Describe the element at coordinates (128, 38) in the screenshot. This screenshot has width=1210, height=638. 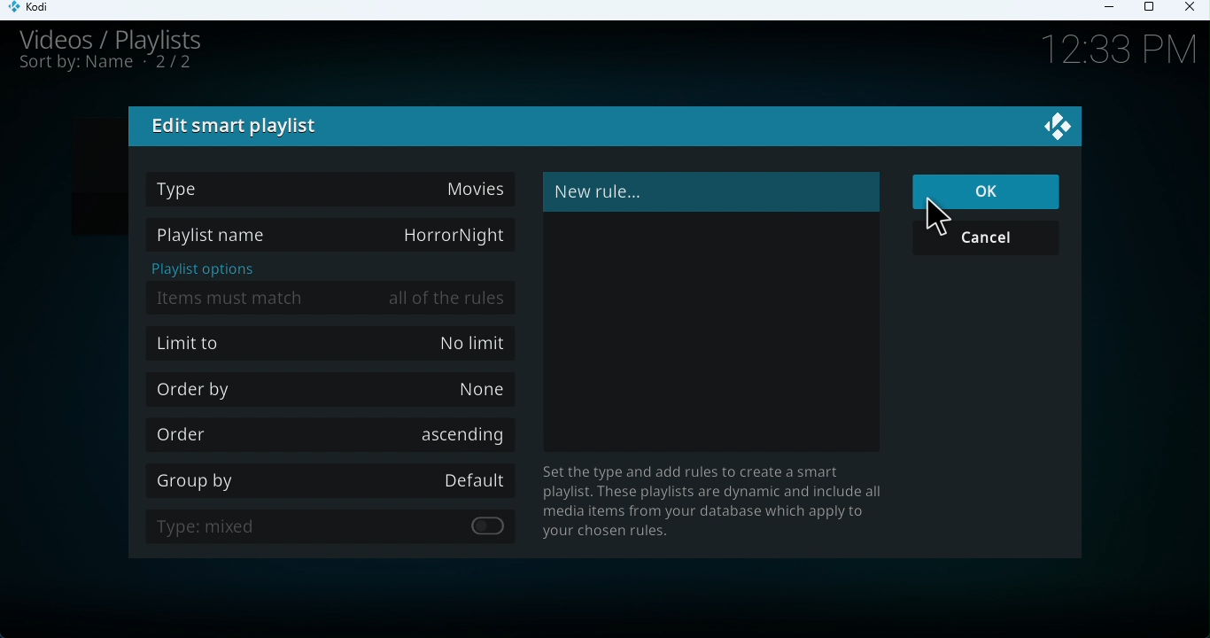
I see `Videos/playlists` at that location.